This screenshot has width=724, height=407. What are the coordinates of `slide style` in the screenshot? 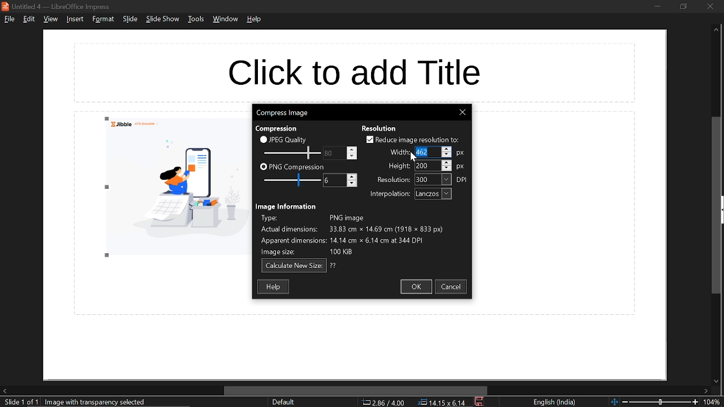 It's located at (283, 402).